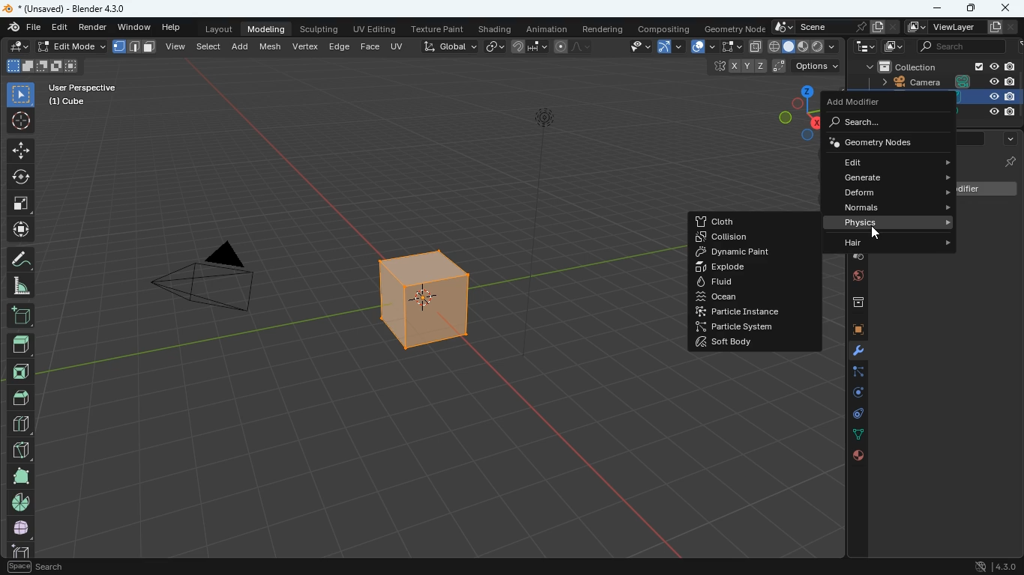 The height and width of the screenshot is (575, 1024). Describe the element at coordinates (882, 123) in the screenshot. I see `search` at that location.